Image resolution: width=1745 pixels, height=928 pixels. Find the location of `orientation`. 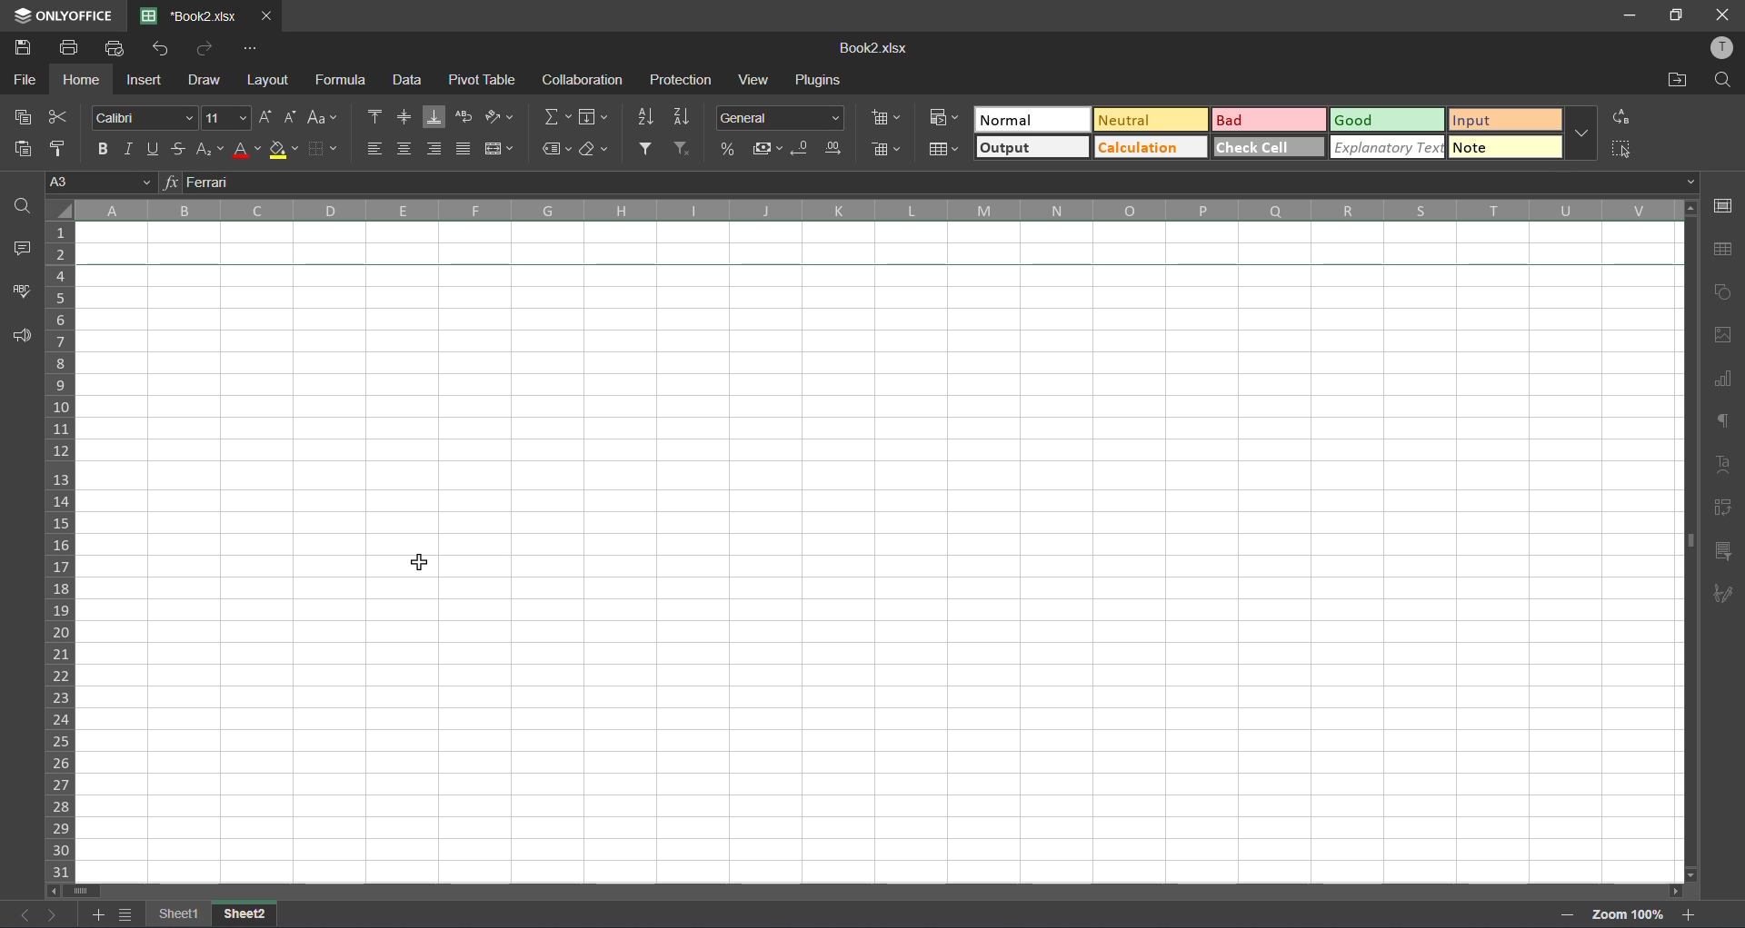

orientation is located at coordinates (498, 116).